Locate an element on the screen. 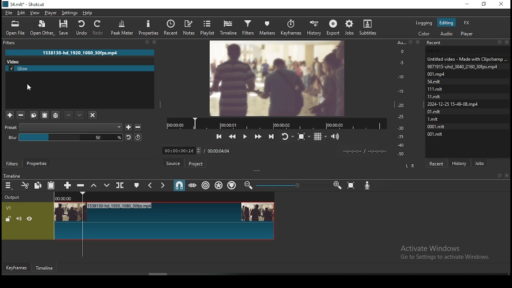  1.mlt is located at coordinates (434, 119).